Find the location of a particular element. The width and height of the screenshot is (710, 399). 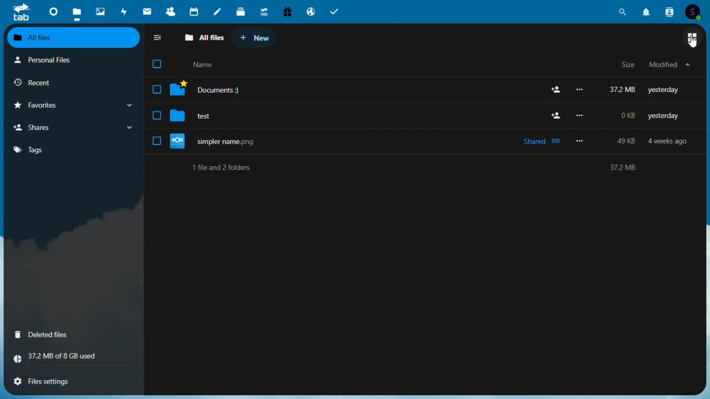

Deleted files is located at coordinates (43, 335).